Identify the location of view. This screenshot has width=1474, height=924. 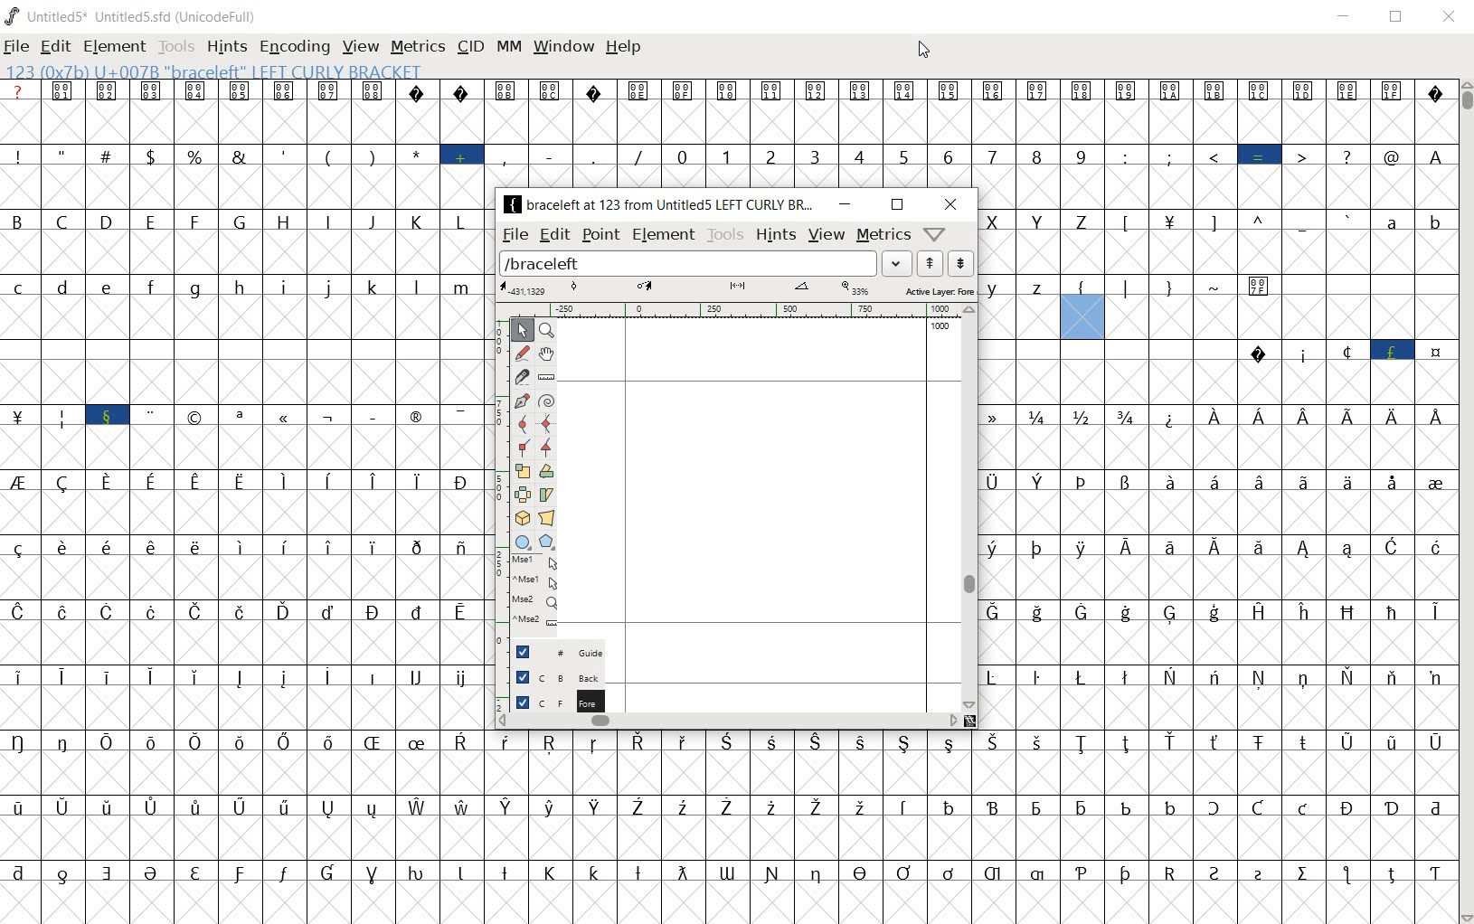
(358, 46).